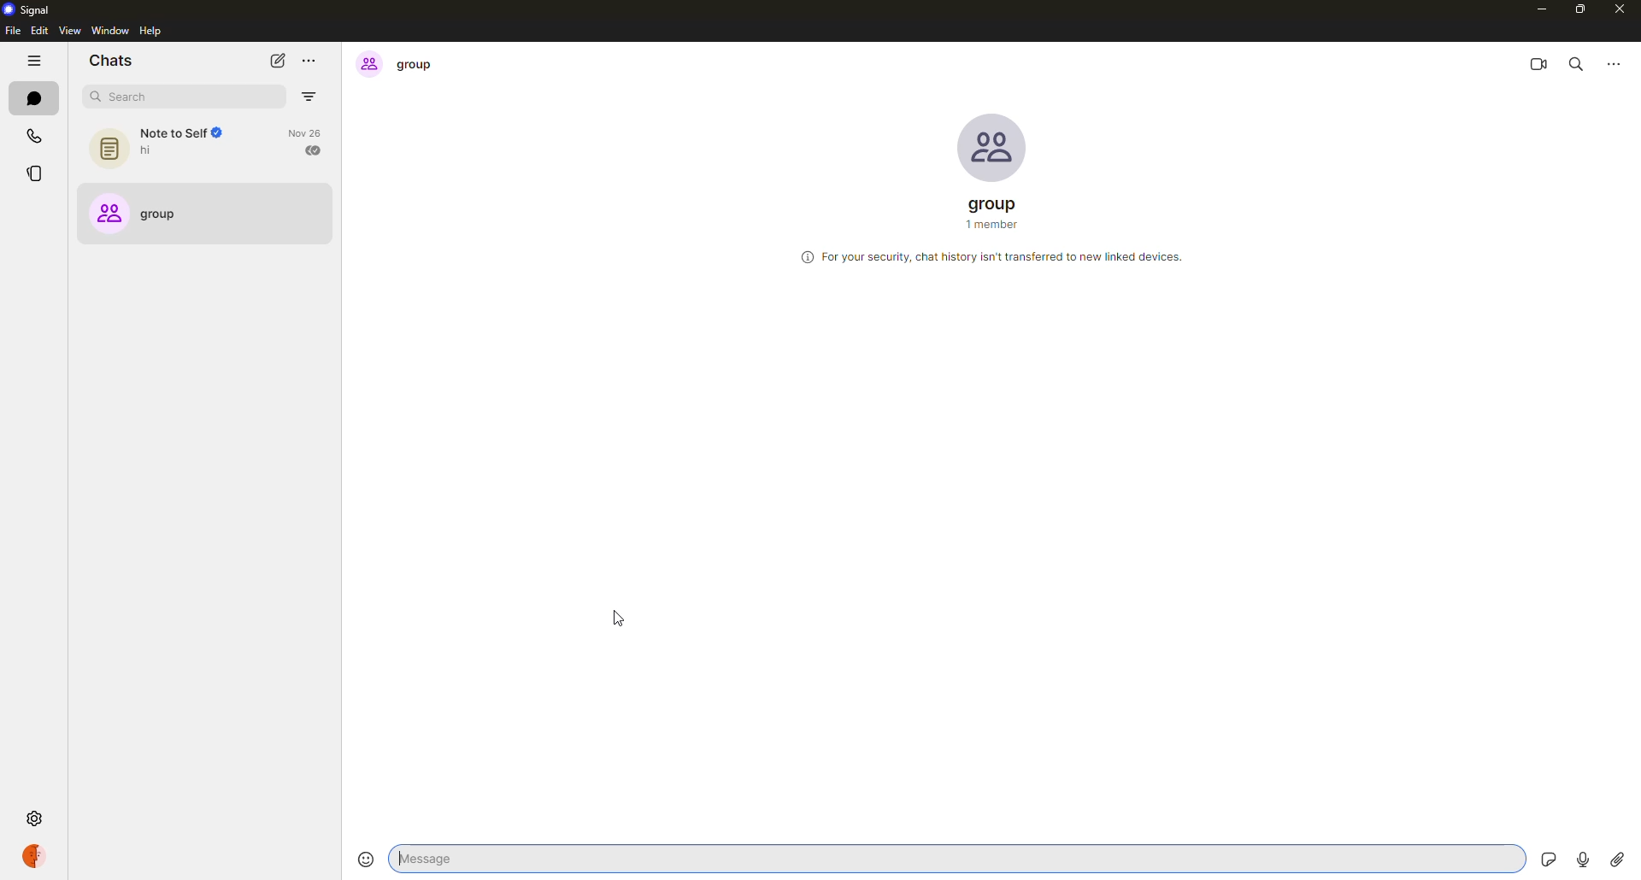  Describe the element at coordinates (619, 619) in the screenshot. I see `cursor` at that location.